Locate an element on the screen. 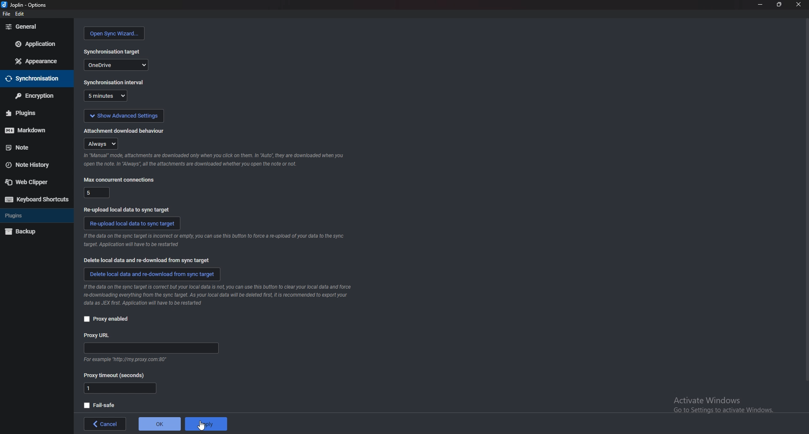 The image size is (809, 434). cursor is located at coordinates (204, 426).